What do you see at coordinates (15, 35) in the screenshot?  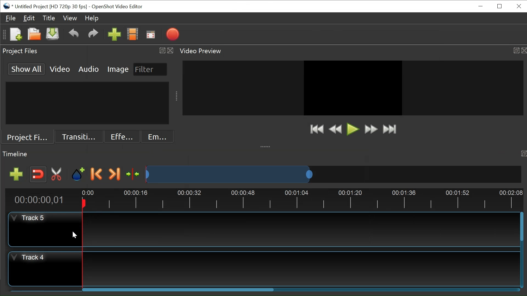 I see `New File` at bounding box center [15, 35].